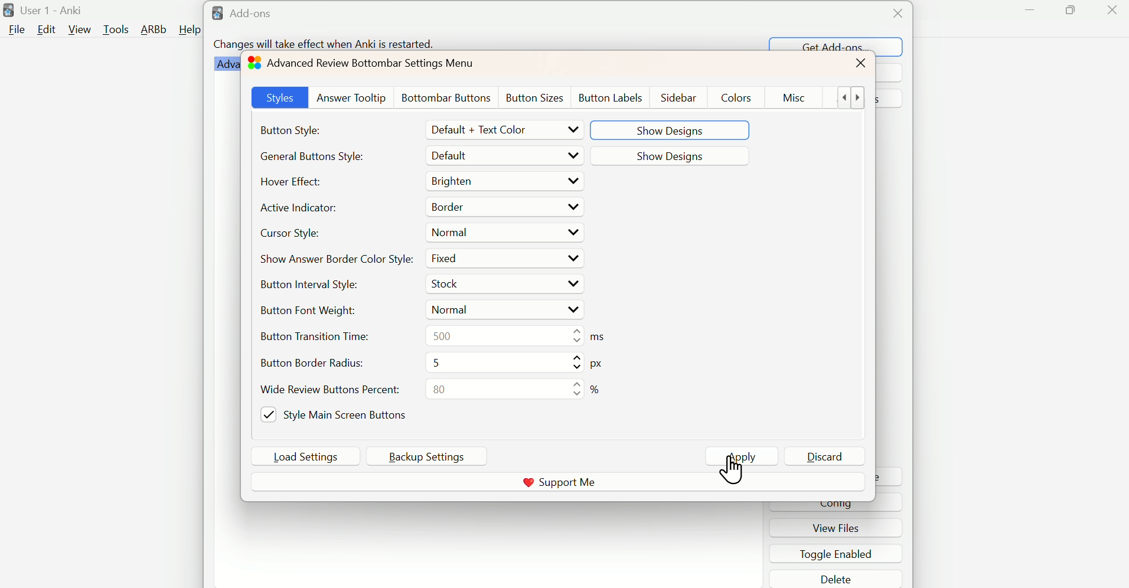 This screenshot has width=1129, height=588. What do you see at coordinates (837, 505) in the screenshot?
I see `cinfig` at bounding box center [837, 505].